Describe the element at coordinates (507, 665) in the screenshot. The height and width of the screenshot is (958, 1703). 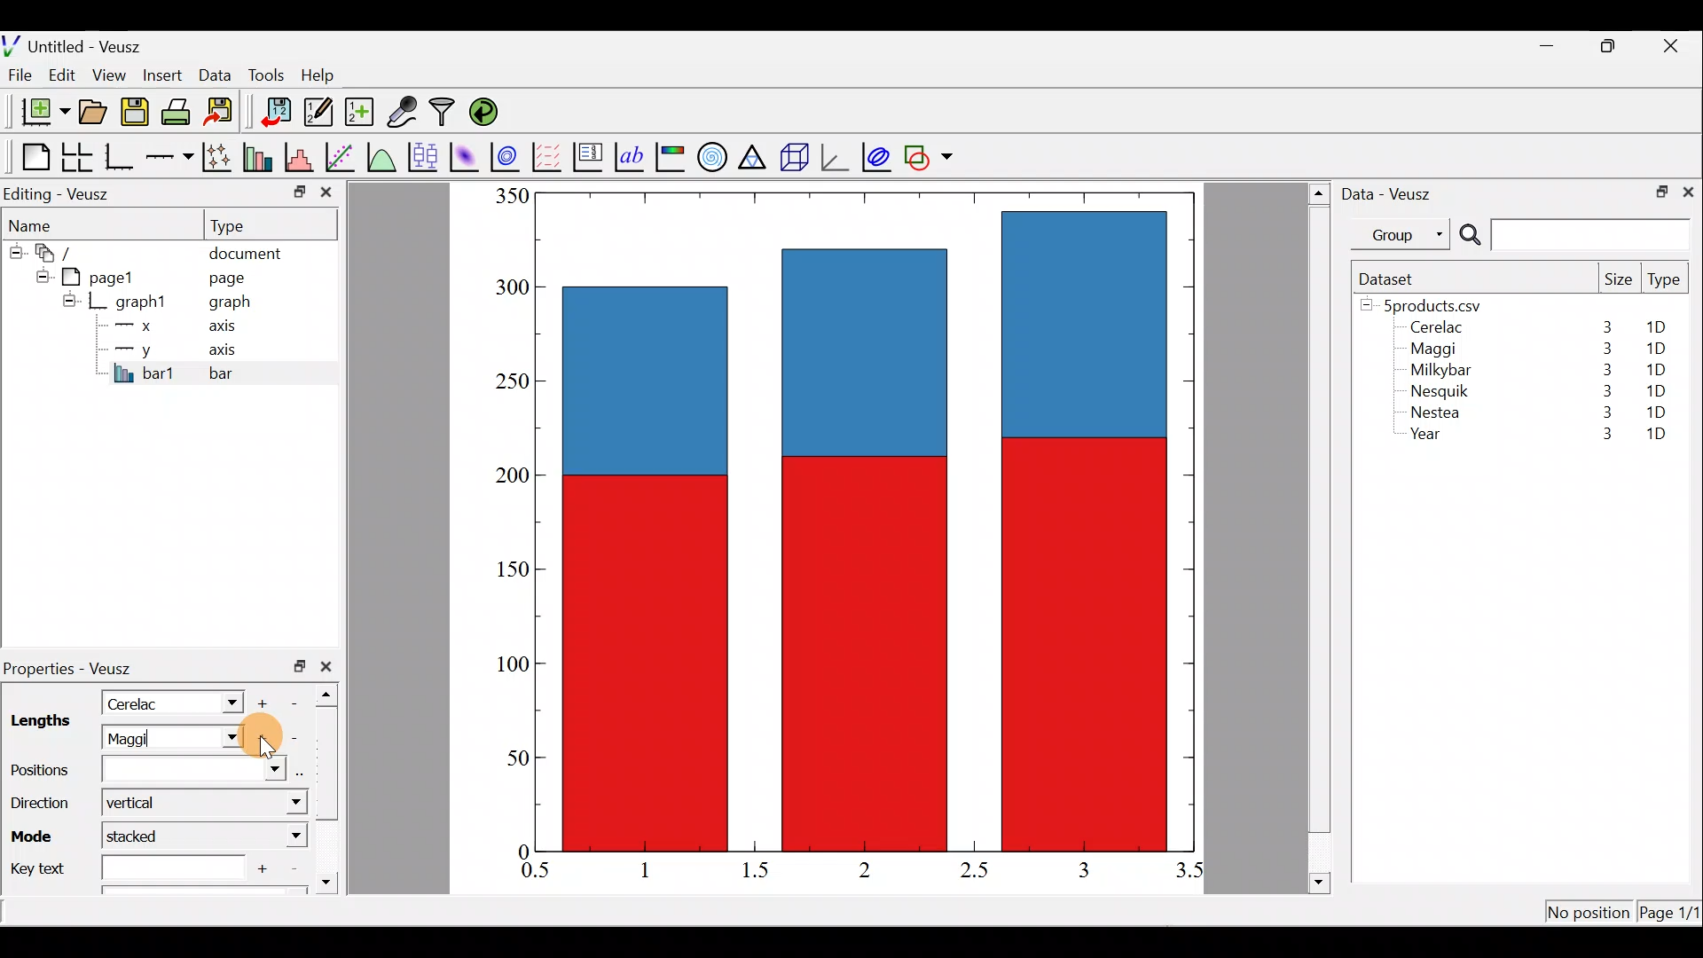
I see `100` at that location.